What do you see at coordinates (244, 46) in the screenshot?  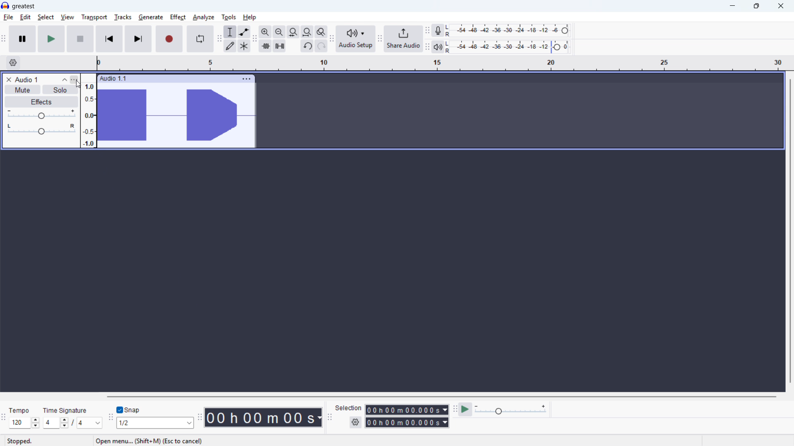 I see `multi tool` at bounding box center [244, 46].